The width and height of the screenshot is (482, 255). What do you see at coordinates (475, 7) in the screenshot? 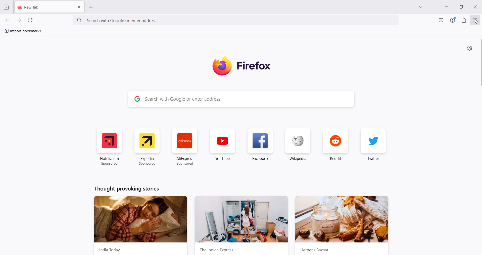
I see `Close` at bounding box center [475, 7].